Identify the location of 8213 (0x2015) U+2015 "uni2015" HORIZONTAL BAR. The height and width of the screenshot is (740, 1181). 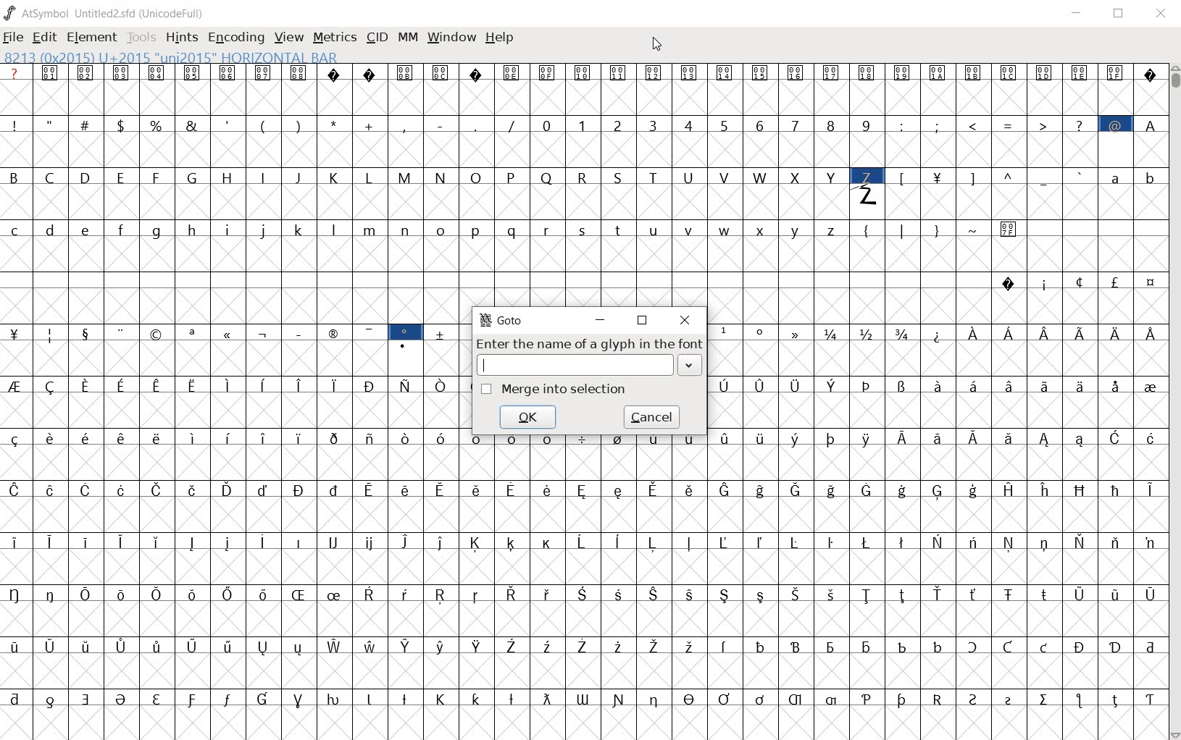
(170, 57).